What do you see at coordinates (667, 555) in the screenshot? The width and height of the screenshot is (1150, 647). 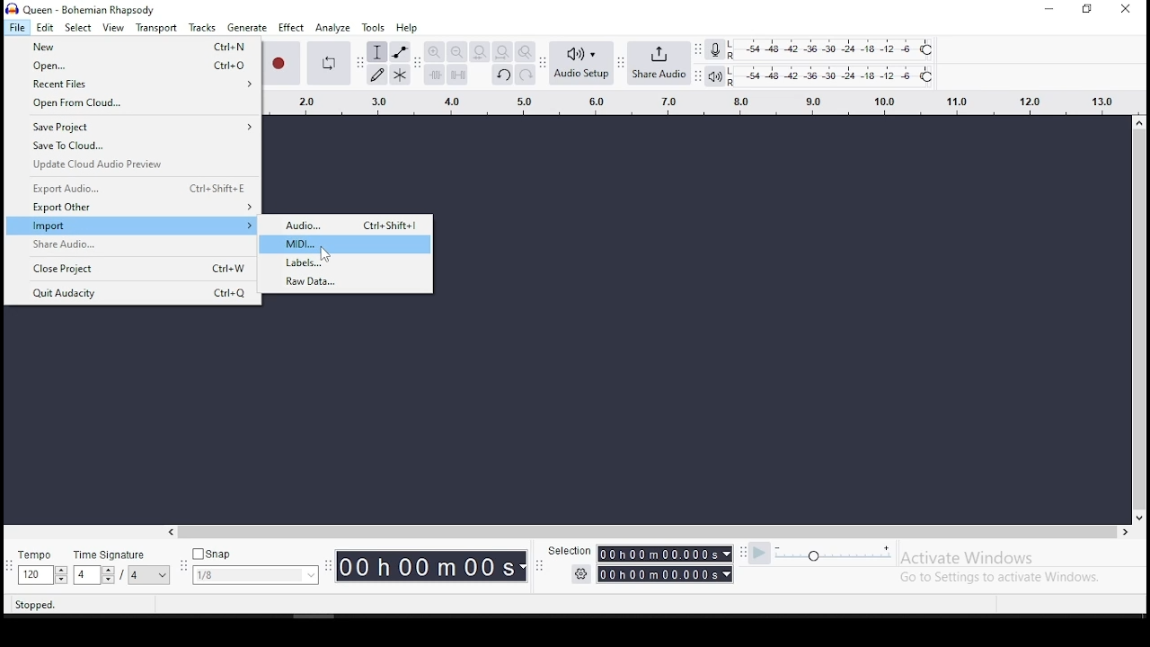 I see `00h00m00s` at bounding box center [667, 555].